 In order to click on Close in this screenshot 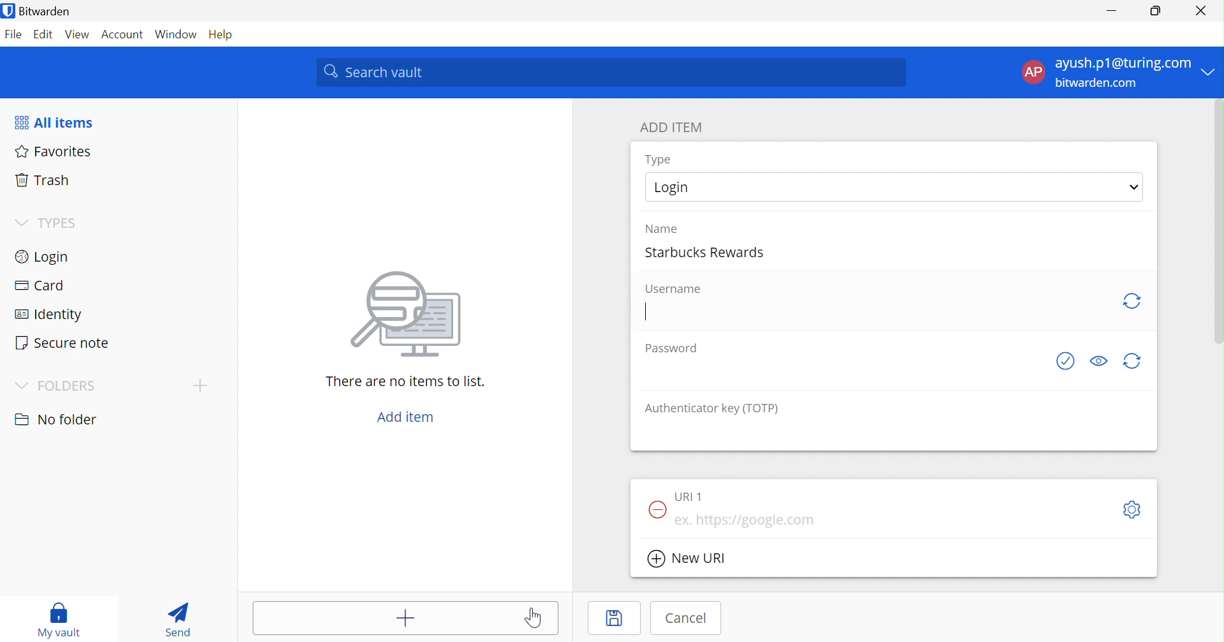, I will do `click(1203, 11)`.